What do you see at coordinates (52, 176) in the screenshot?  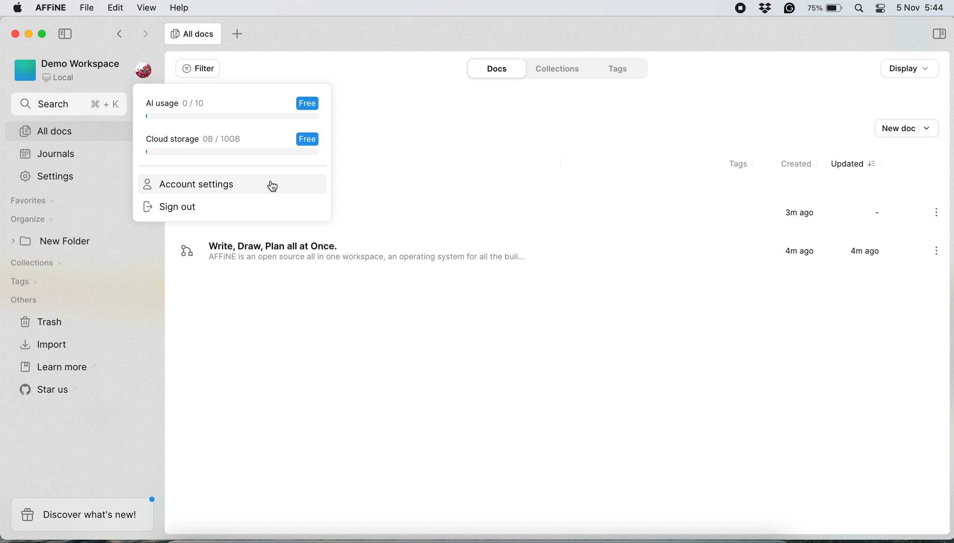 I see `settings` at bounding box center [52, 176].